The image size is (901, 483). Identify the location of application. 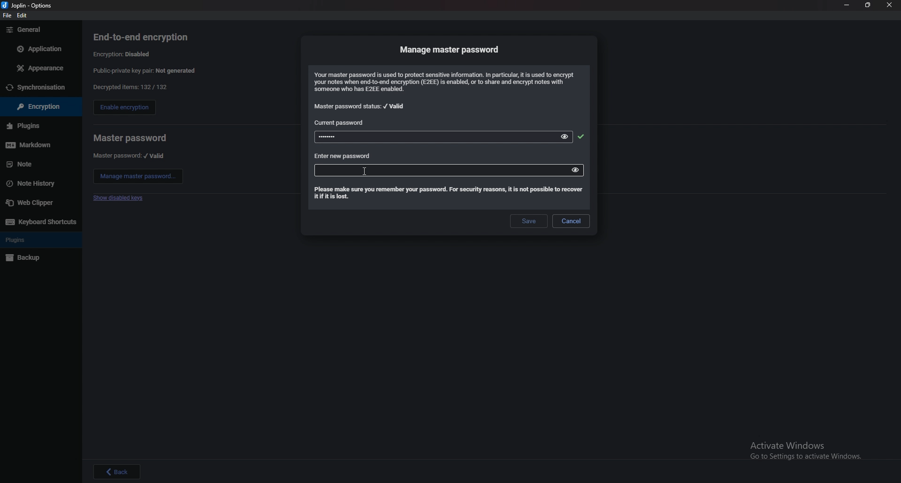
(38, 48).